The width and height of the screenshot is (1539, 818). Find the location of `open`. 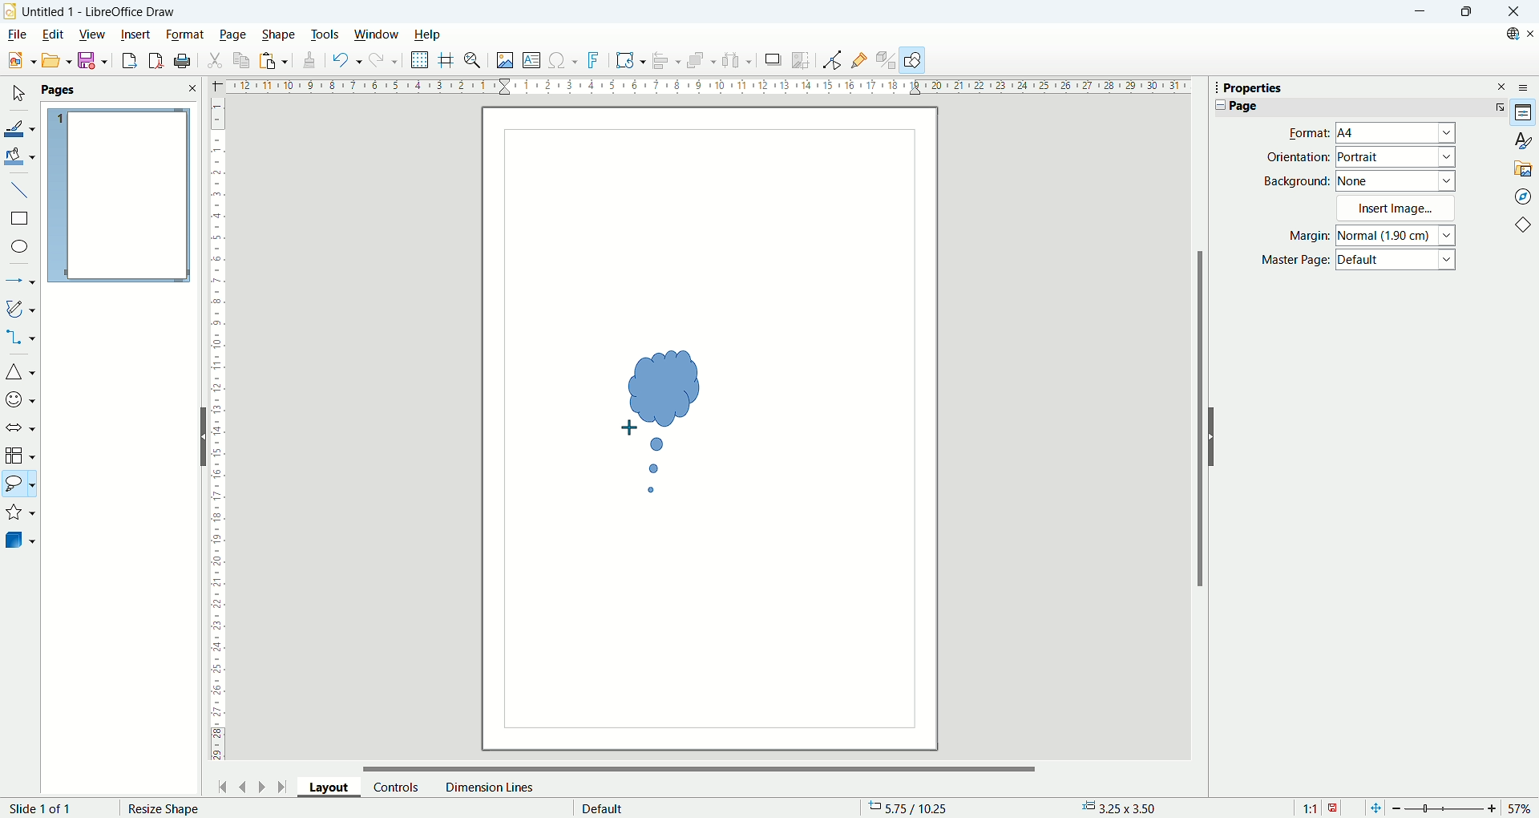

open is located at coordinates (55, 60).